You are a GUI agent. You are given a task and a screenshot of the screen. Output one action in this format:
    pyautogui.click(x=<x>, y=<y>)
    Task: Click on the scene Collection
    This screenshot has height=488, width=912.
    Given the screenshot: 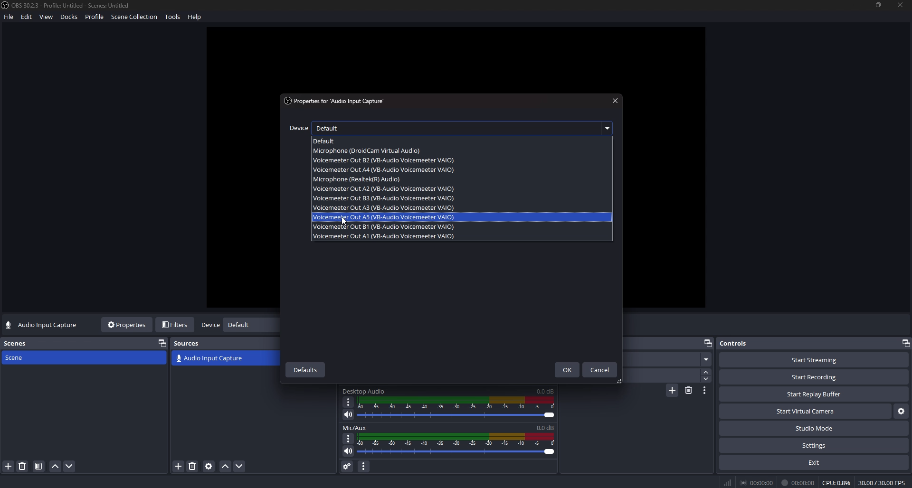 What is the action you would take?
    pyautogui.click(x=135, y=18)
    